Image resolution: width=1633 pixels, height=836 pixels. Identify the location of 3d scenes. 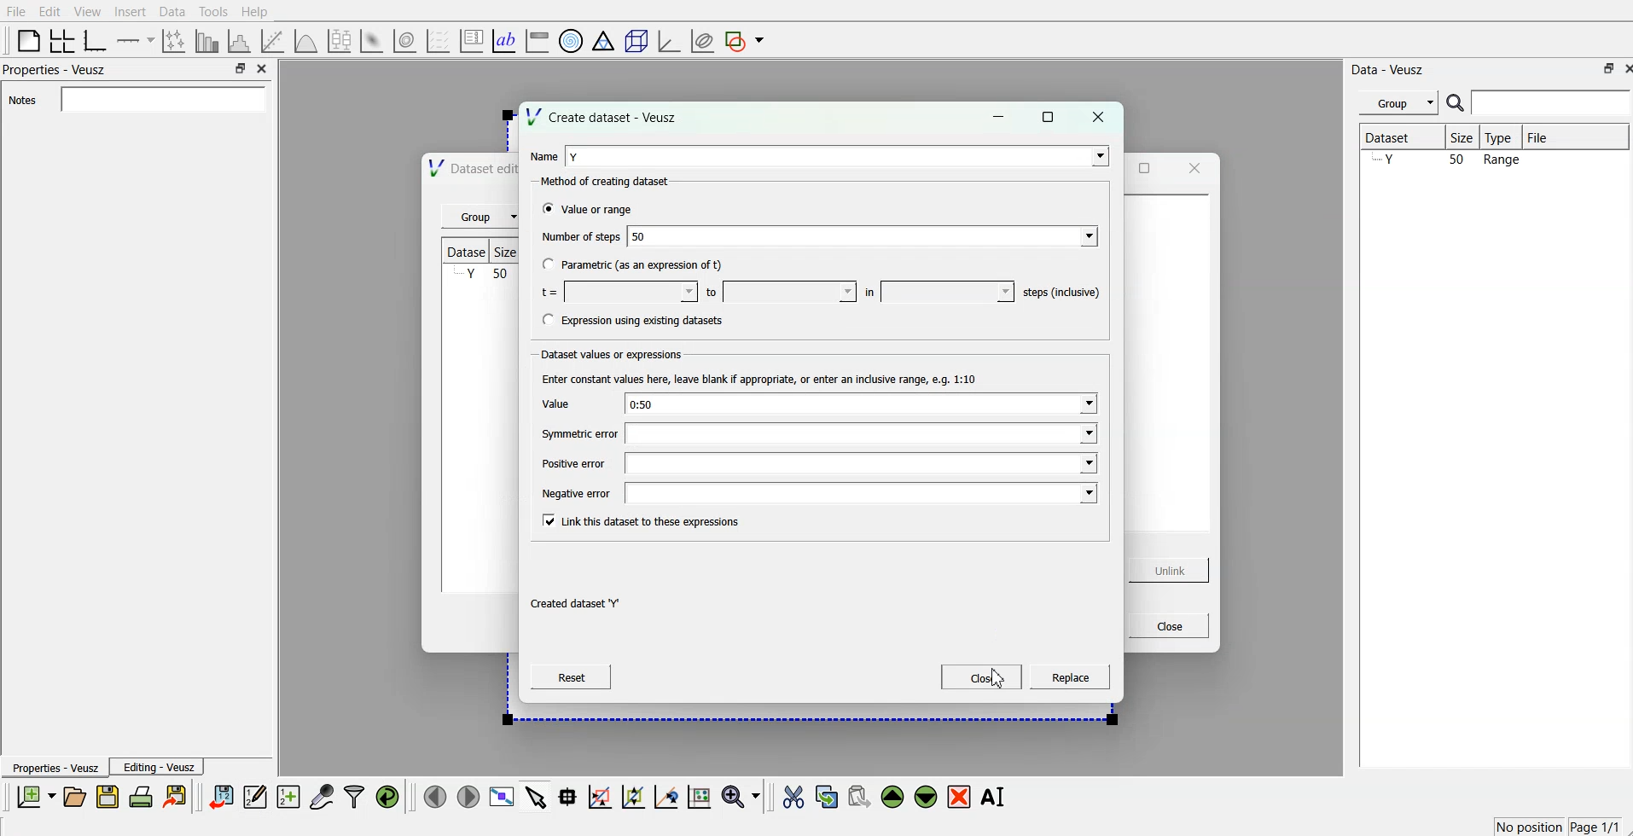
(634, 38).